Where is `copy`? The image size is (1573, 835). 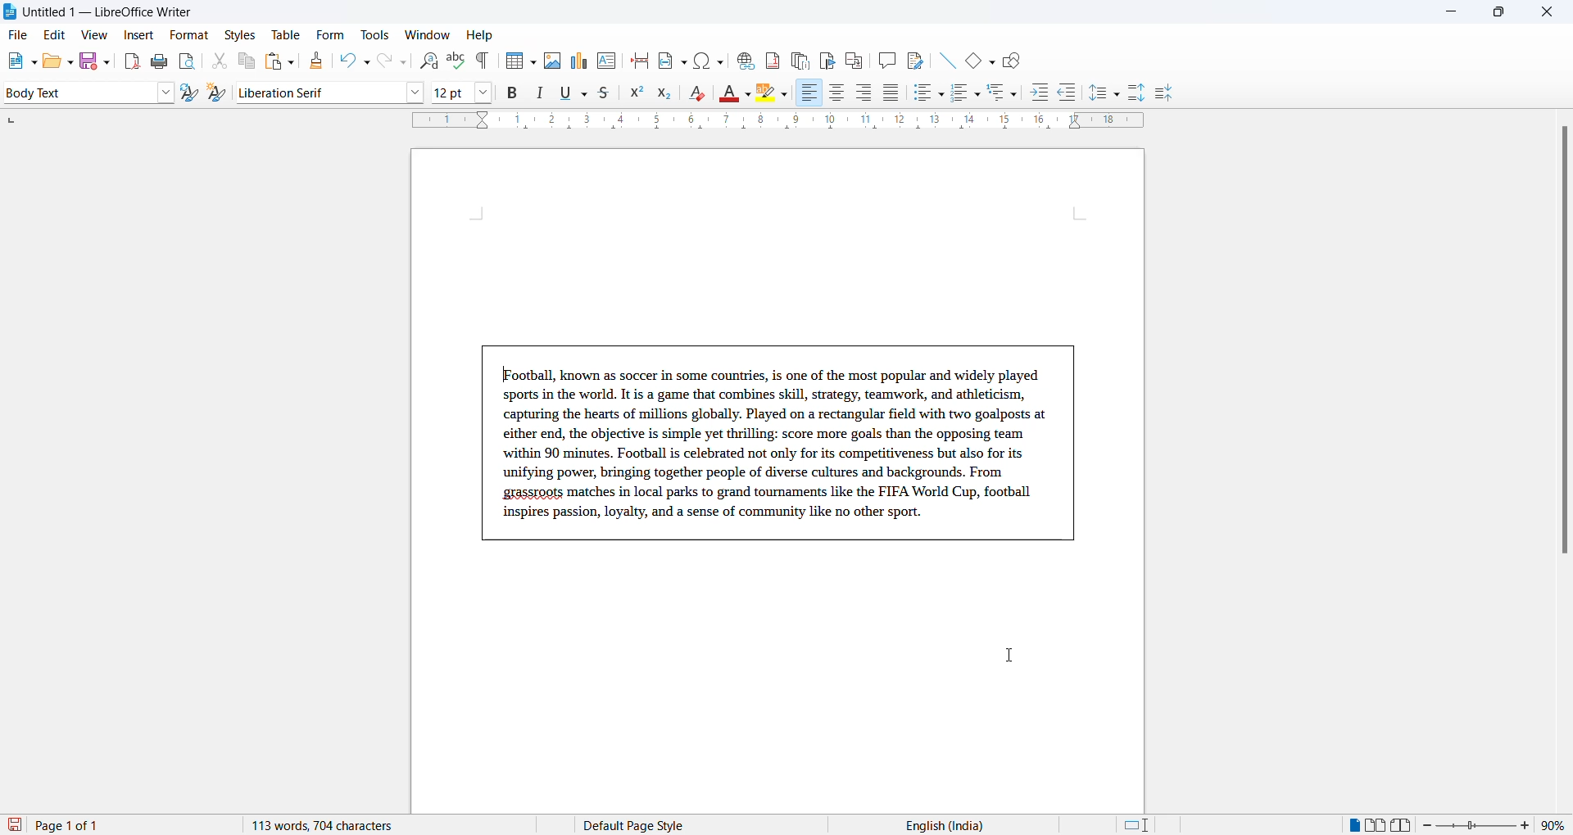
copy is located at coordinates (244, 61).